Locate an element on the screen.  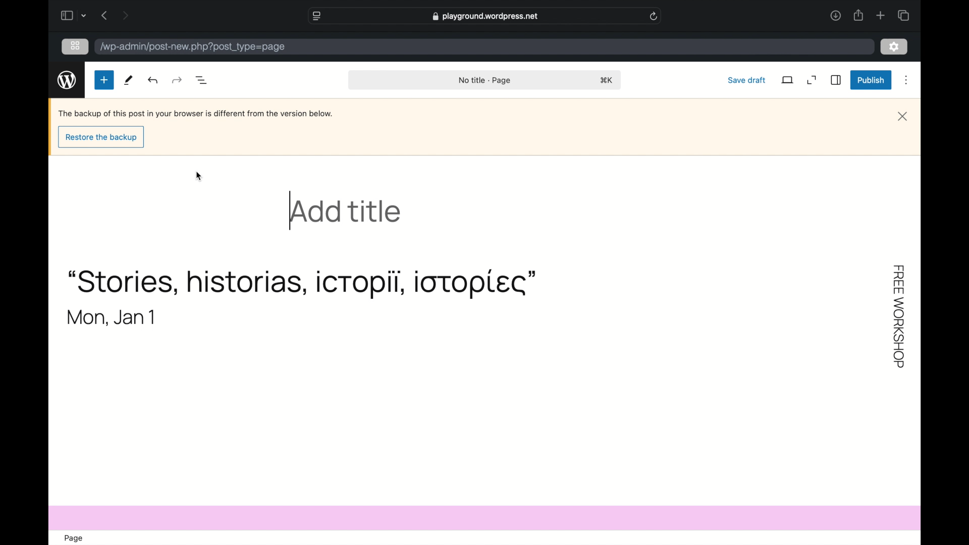
add title is located at coordinates (346, 212).